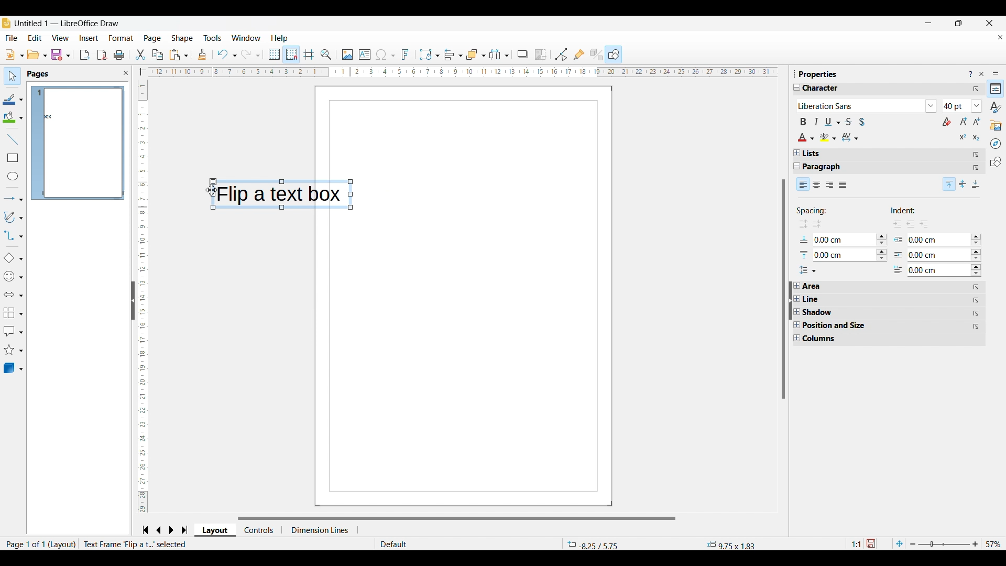 The height and width of the screenshot is (566, 1006). Describe the element at coordinates (977, 121) in the screenshot. I see `Decrease font size` at that location.